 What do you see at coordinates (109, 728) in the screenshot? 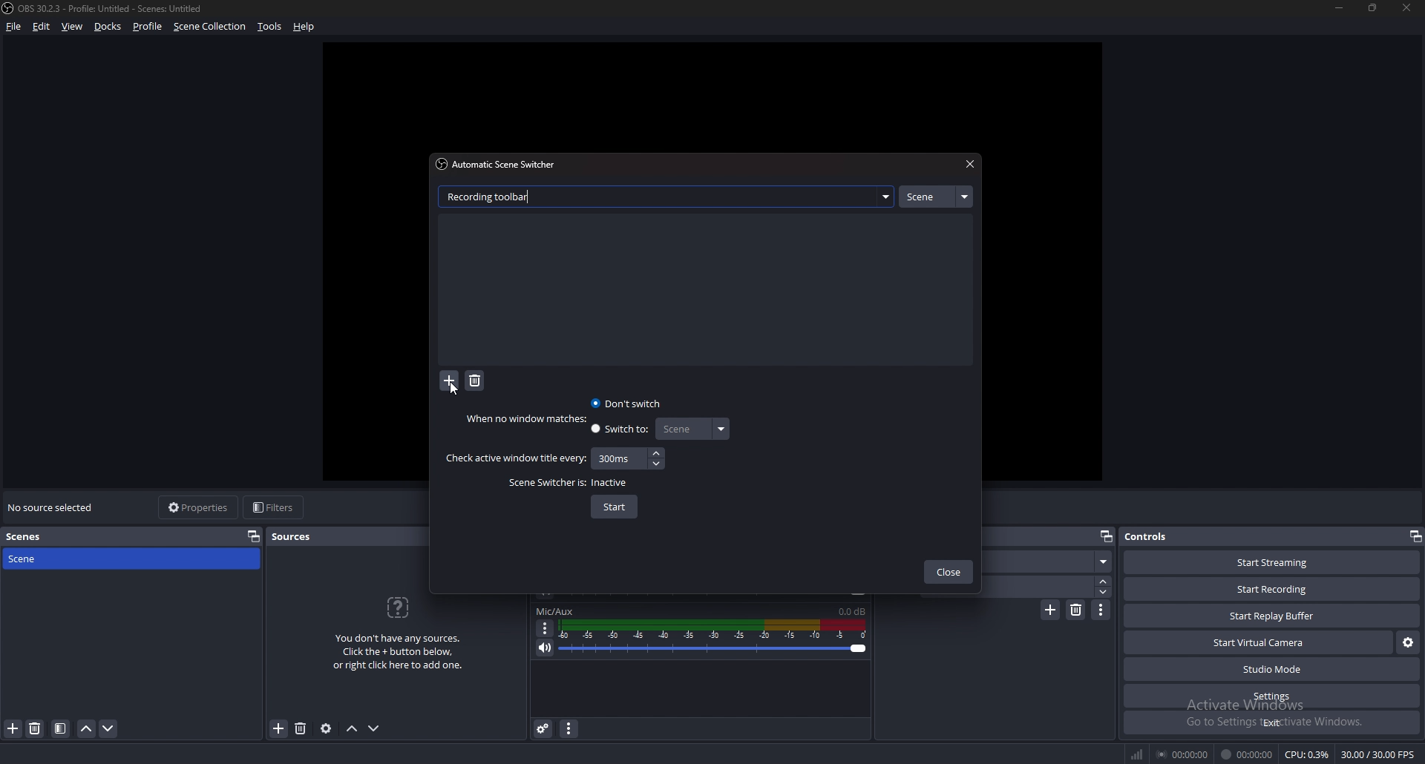
I see `move scene down` at bounding box center [109, 728].